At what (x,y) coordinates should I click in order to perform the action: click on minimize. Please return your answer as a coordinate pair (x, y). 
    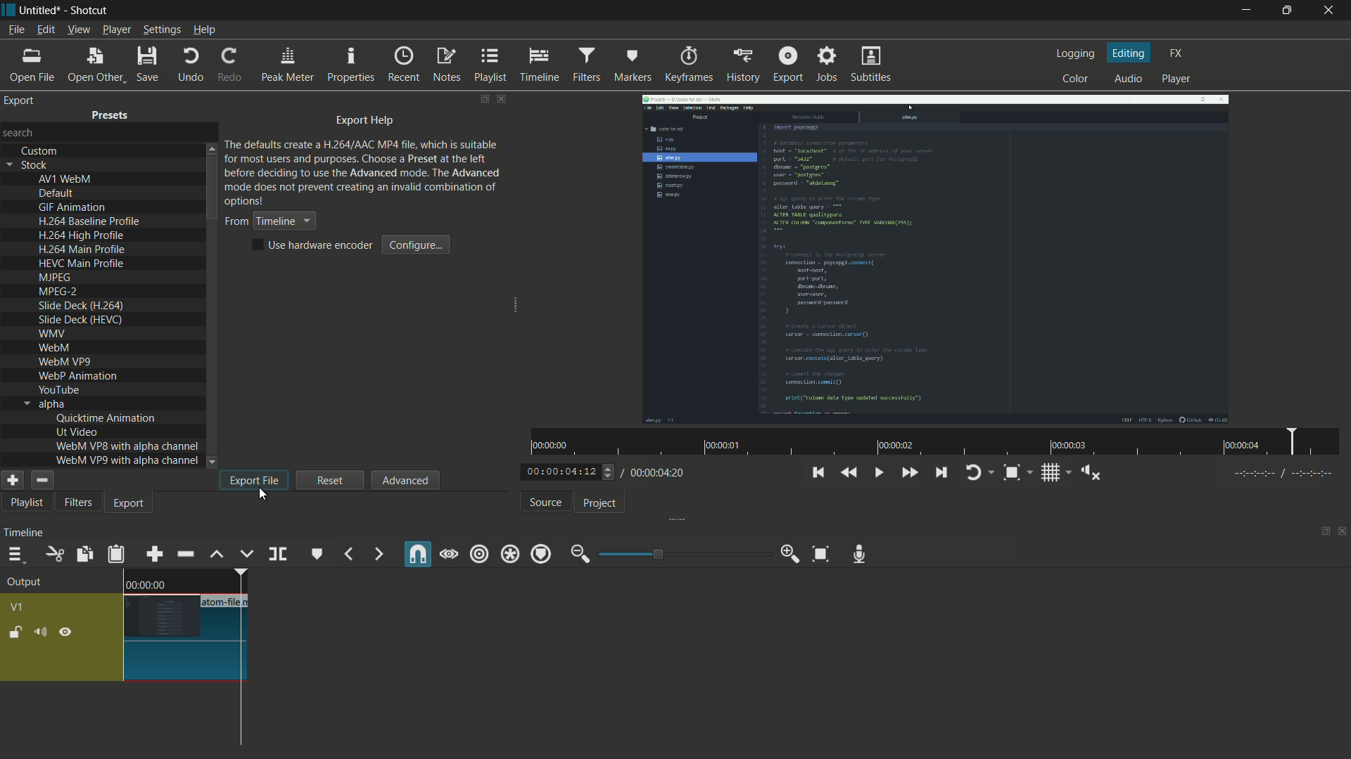
    Looking at the image, I should click on (1244, 11).